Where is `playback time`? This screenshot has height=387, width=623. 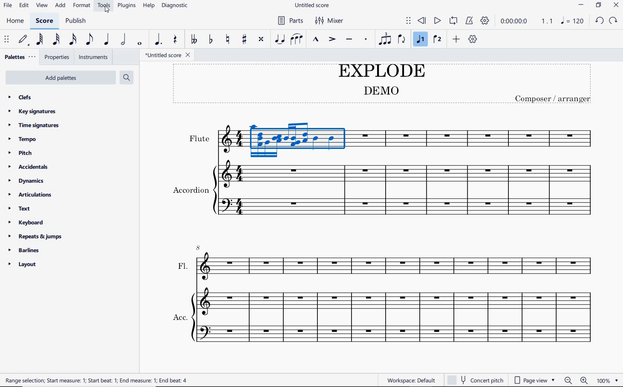
playback time is located at coordinates (514, 21).